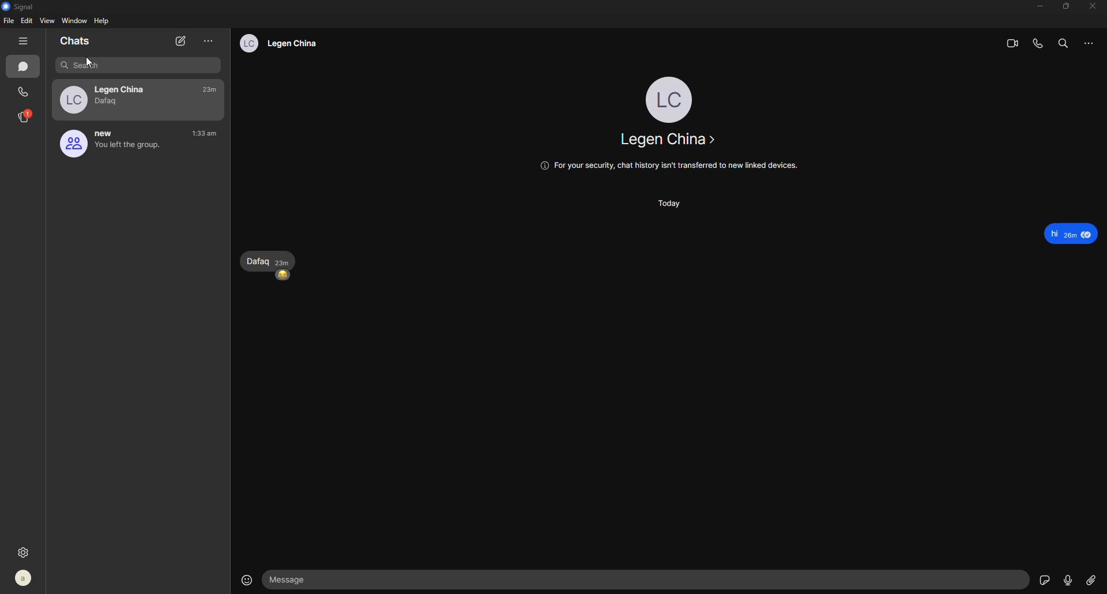  I want to click on stories, so click(26, 119).